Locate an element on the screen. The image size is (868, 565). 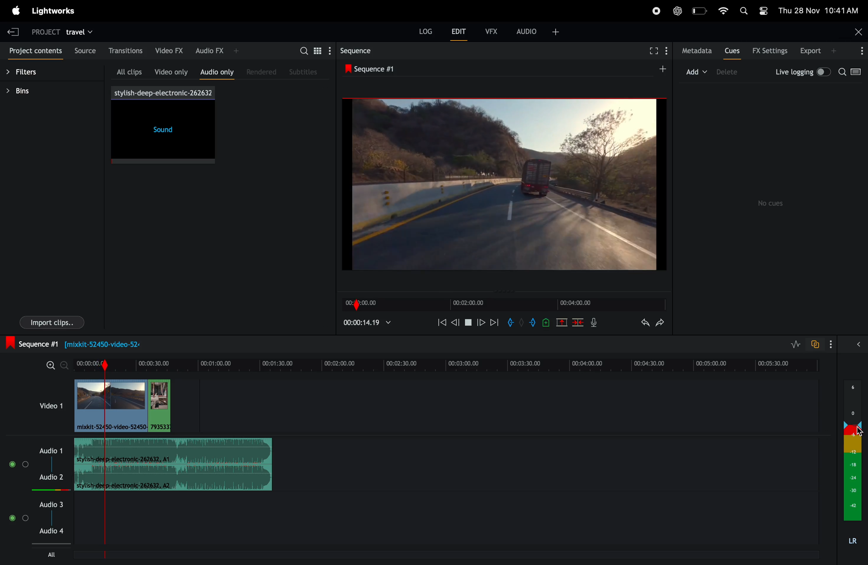
song title is located at coordinates (162, 92).